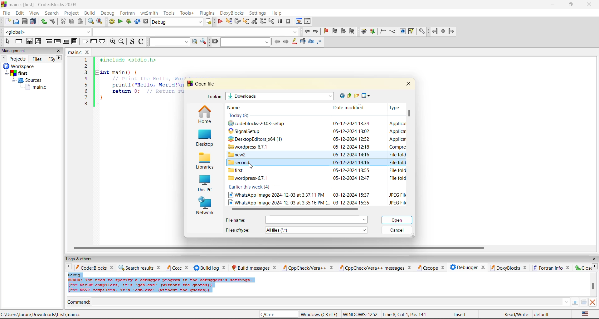 This screenshot has height=319, width=599. Describe the element at coordinates (316, 31) in the screenshot. I see `jump forward` at that location.